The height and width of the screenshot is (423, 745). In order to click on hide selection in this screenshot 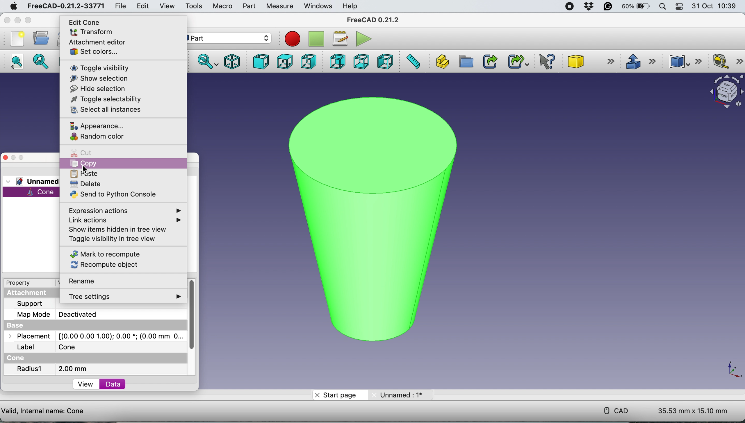, I will do `click(99, 88)`.